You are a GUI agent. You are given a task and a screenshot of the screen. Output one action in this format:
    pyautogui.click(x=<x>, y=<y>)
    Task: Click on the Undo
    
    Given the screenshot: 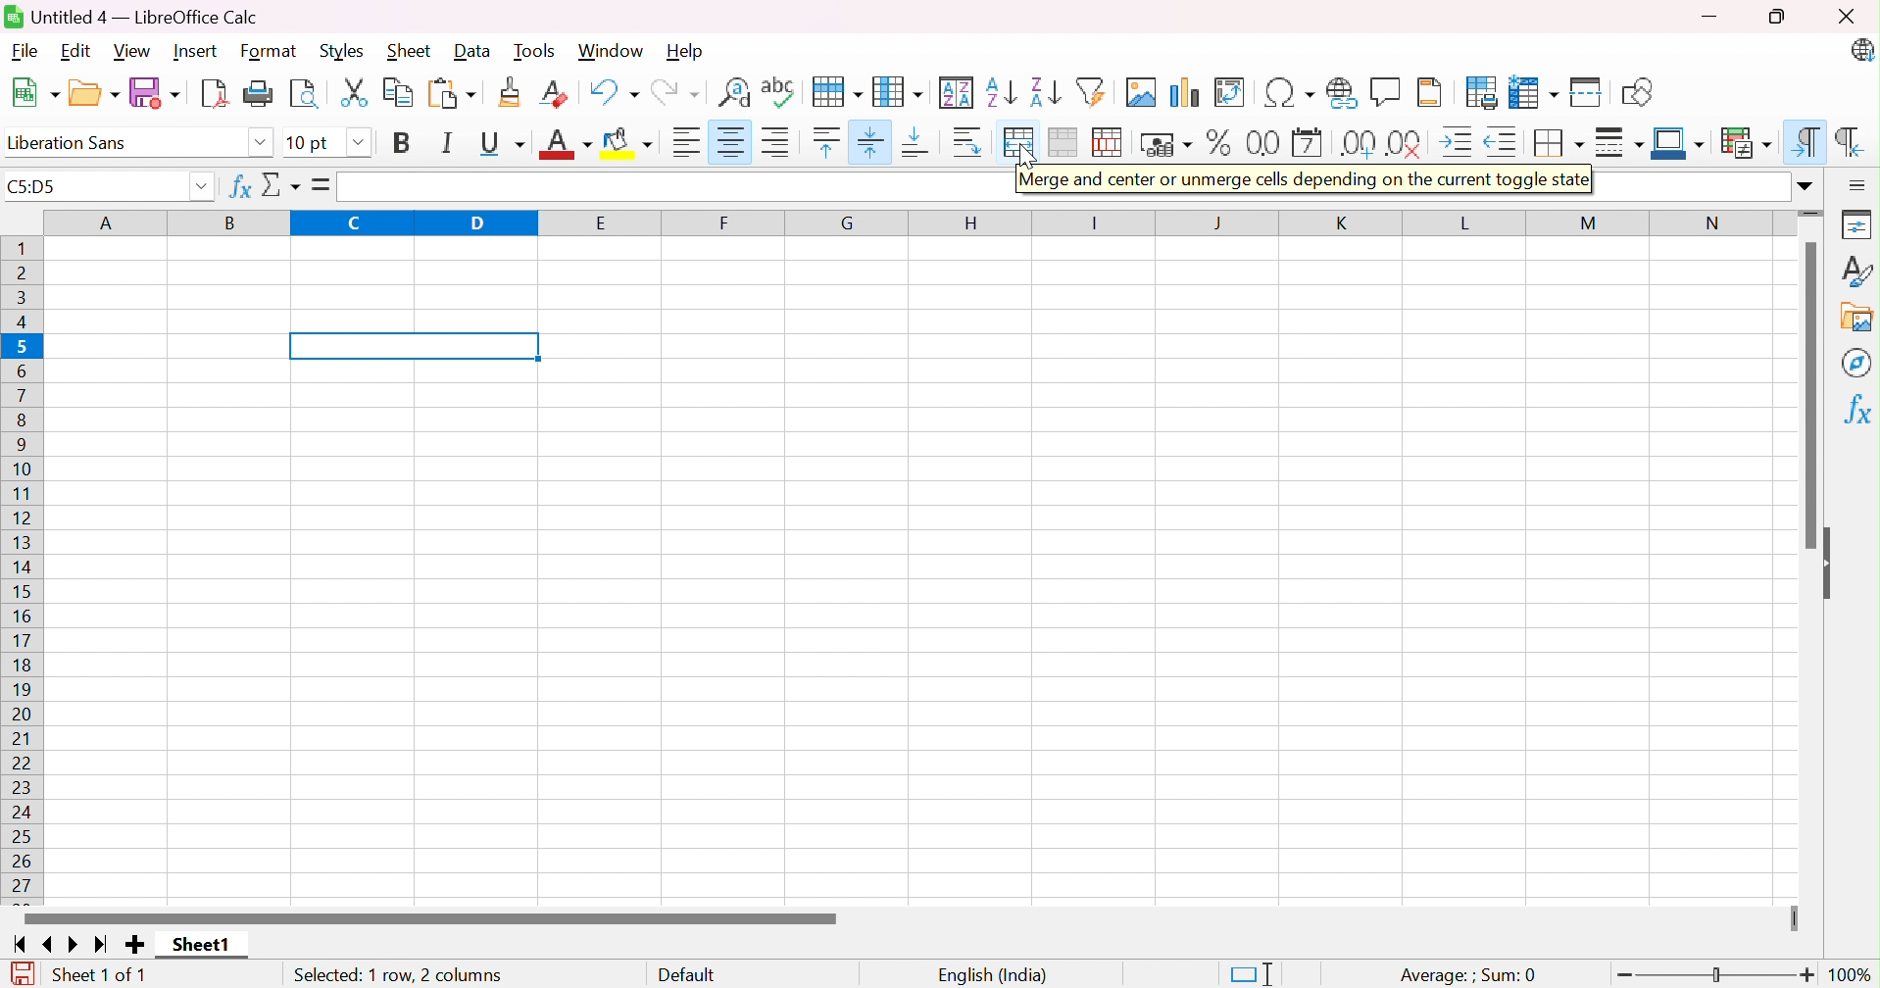 What is the action you would take?
    pyautogui.click(x=614, y=90)
    